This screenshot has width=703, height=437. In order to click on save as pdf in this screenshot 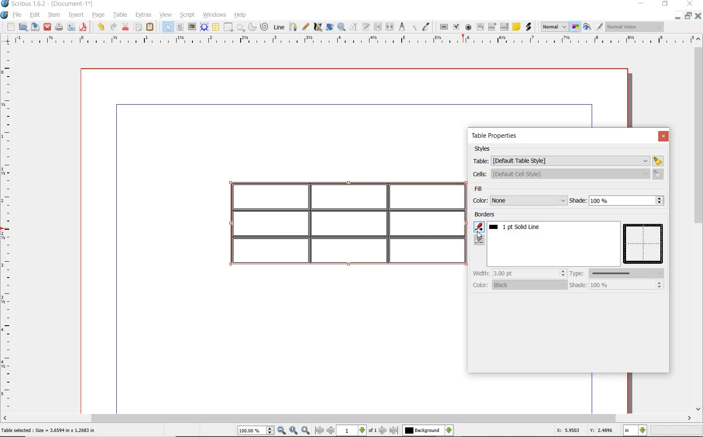, I will do `click(84, 28)`.